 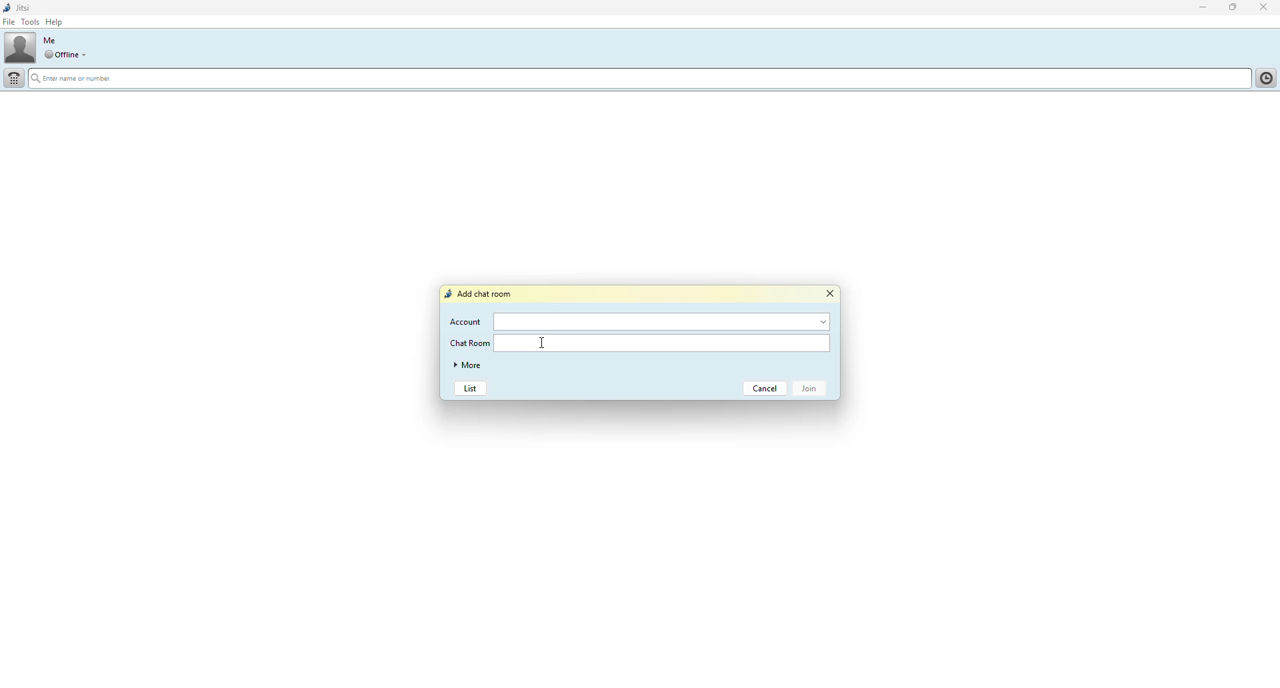 I want to click on tools, so click(x=30, y=23).